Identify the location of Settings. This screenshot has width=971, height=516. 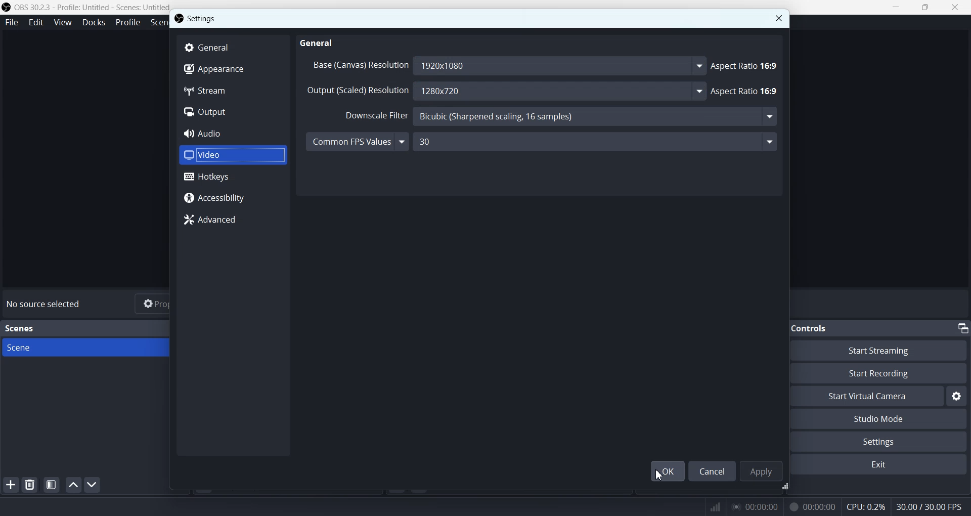
(957, 396).